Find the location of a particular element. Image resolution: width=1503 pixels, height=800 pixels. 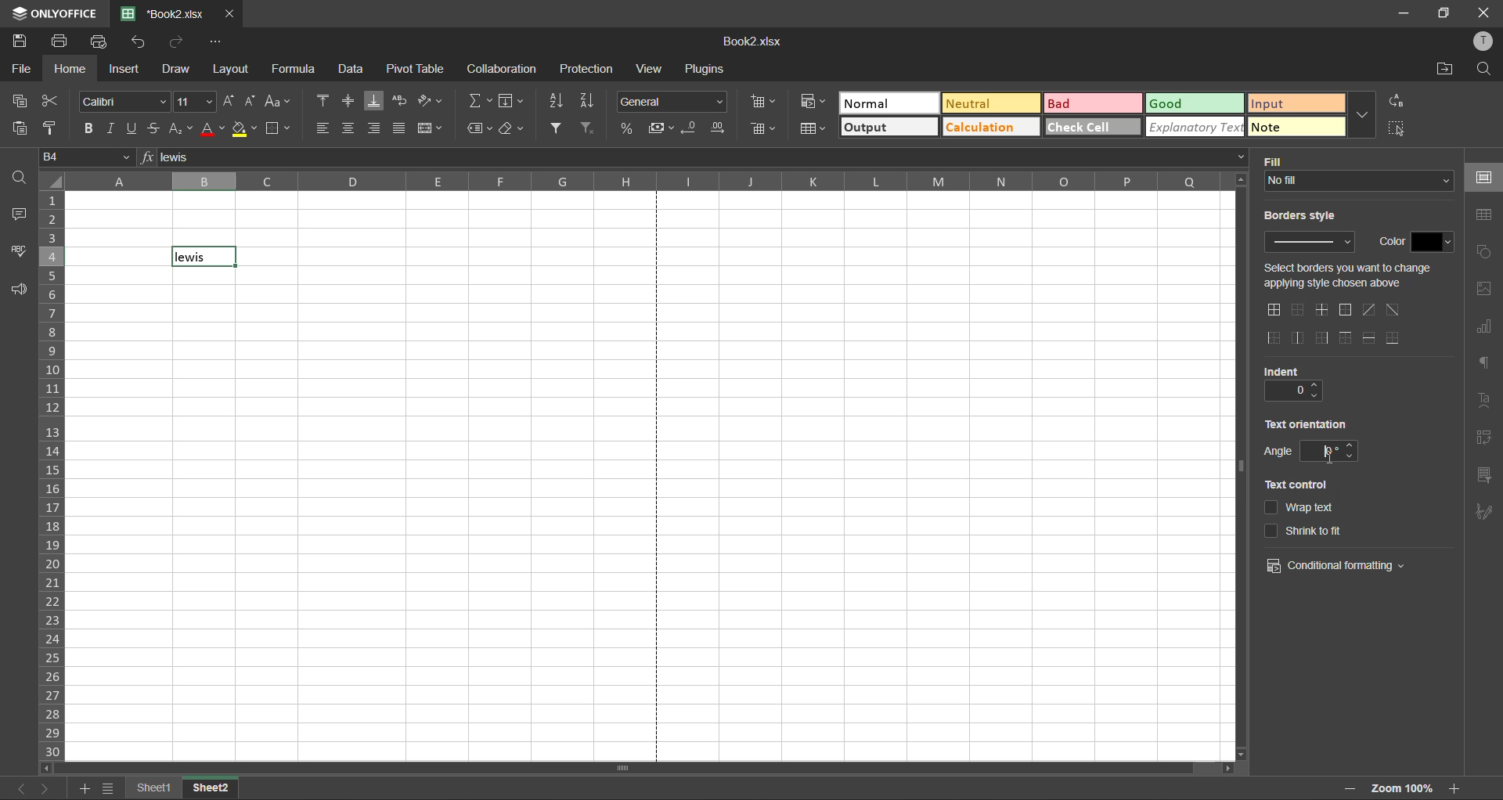

text control is located at coordinates (1295, 485).